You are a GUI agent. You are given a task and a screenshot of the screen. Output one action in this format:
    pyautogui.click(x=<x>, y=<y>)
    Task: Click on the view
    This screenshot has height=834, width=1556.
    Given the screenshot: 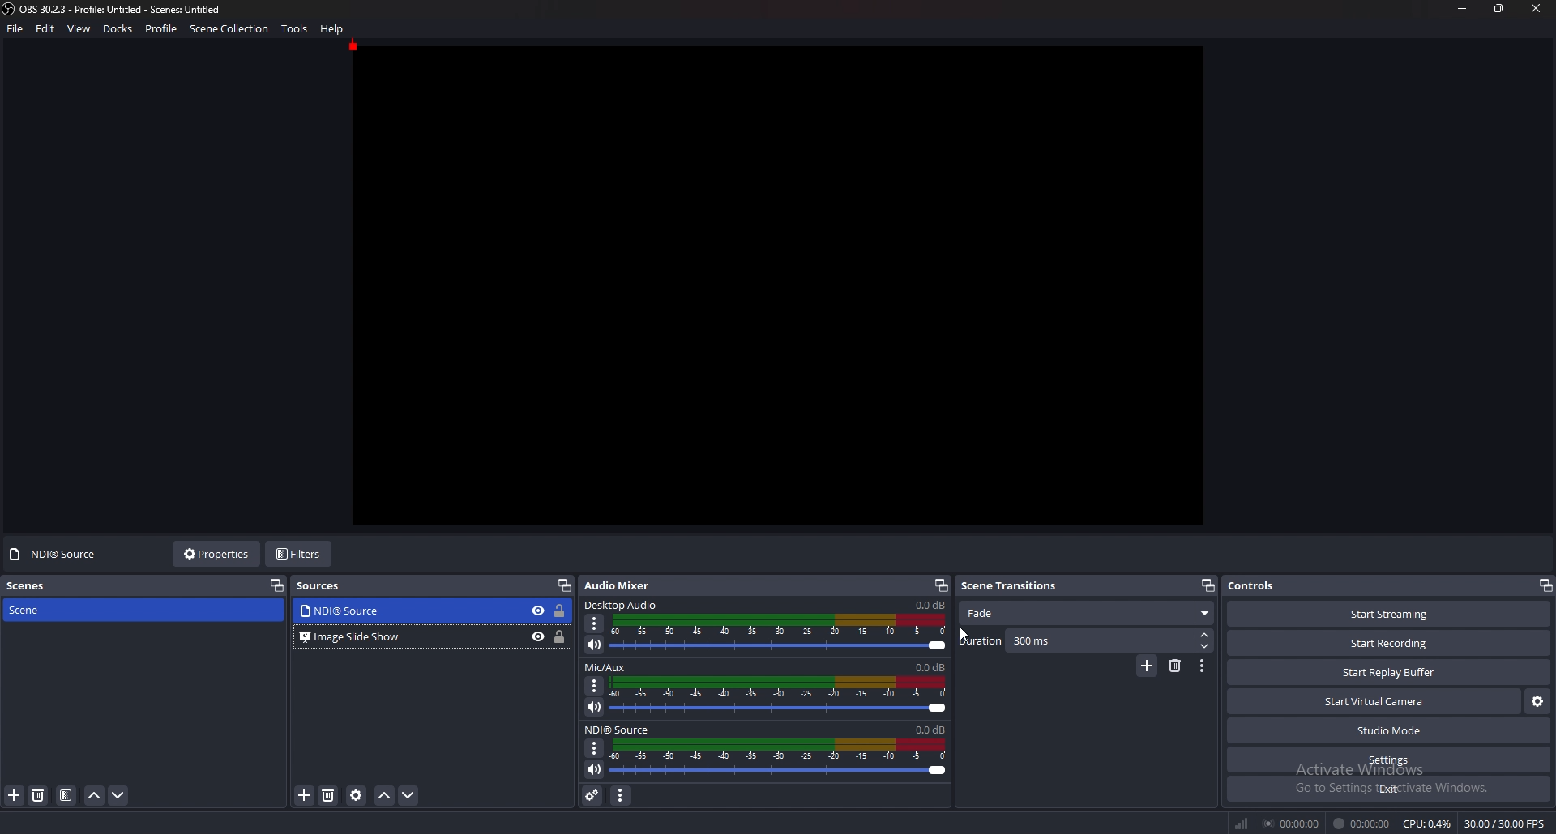 What is the action you would take?
    pyautogui.click(x=80, y=28)
    